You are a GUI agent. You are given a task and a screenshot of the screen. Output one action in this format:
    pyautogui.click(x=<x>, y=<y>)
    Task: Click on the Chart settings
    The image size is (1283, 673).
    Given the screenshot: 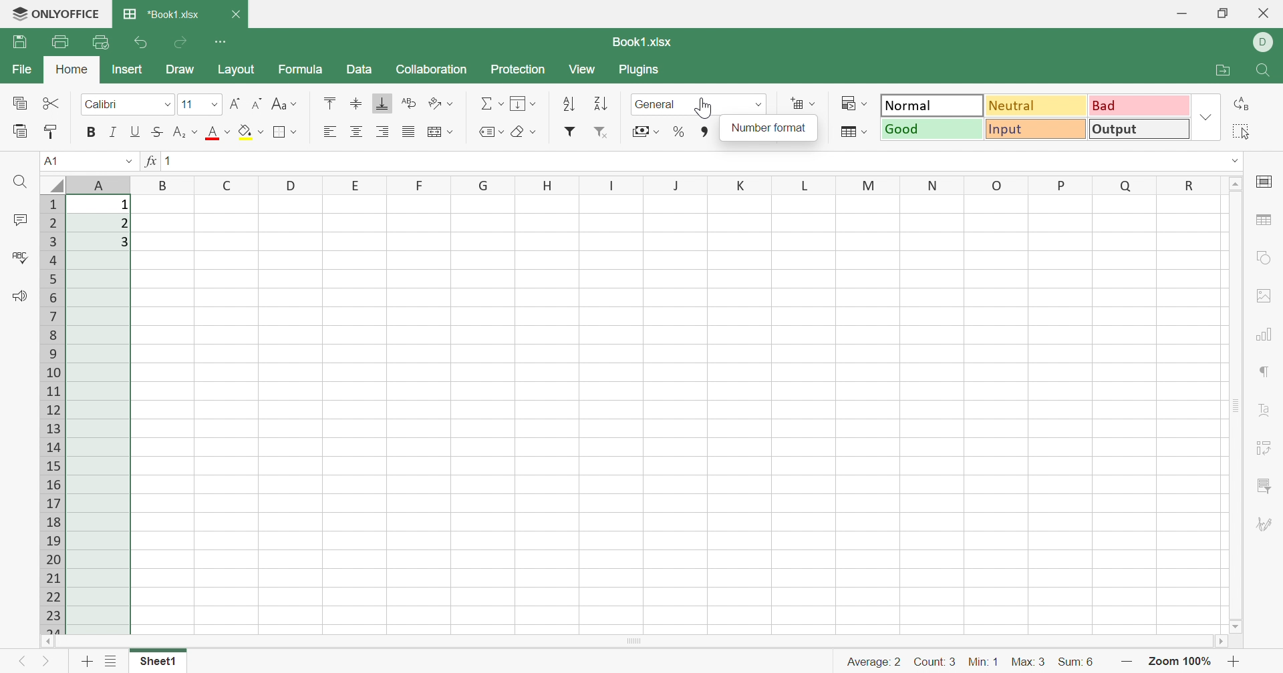 What is the action you would take?
    pyautogui.click(x=1265, y=336)
    